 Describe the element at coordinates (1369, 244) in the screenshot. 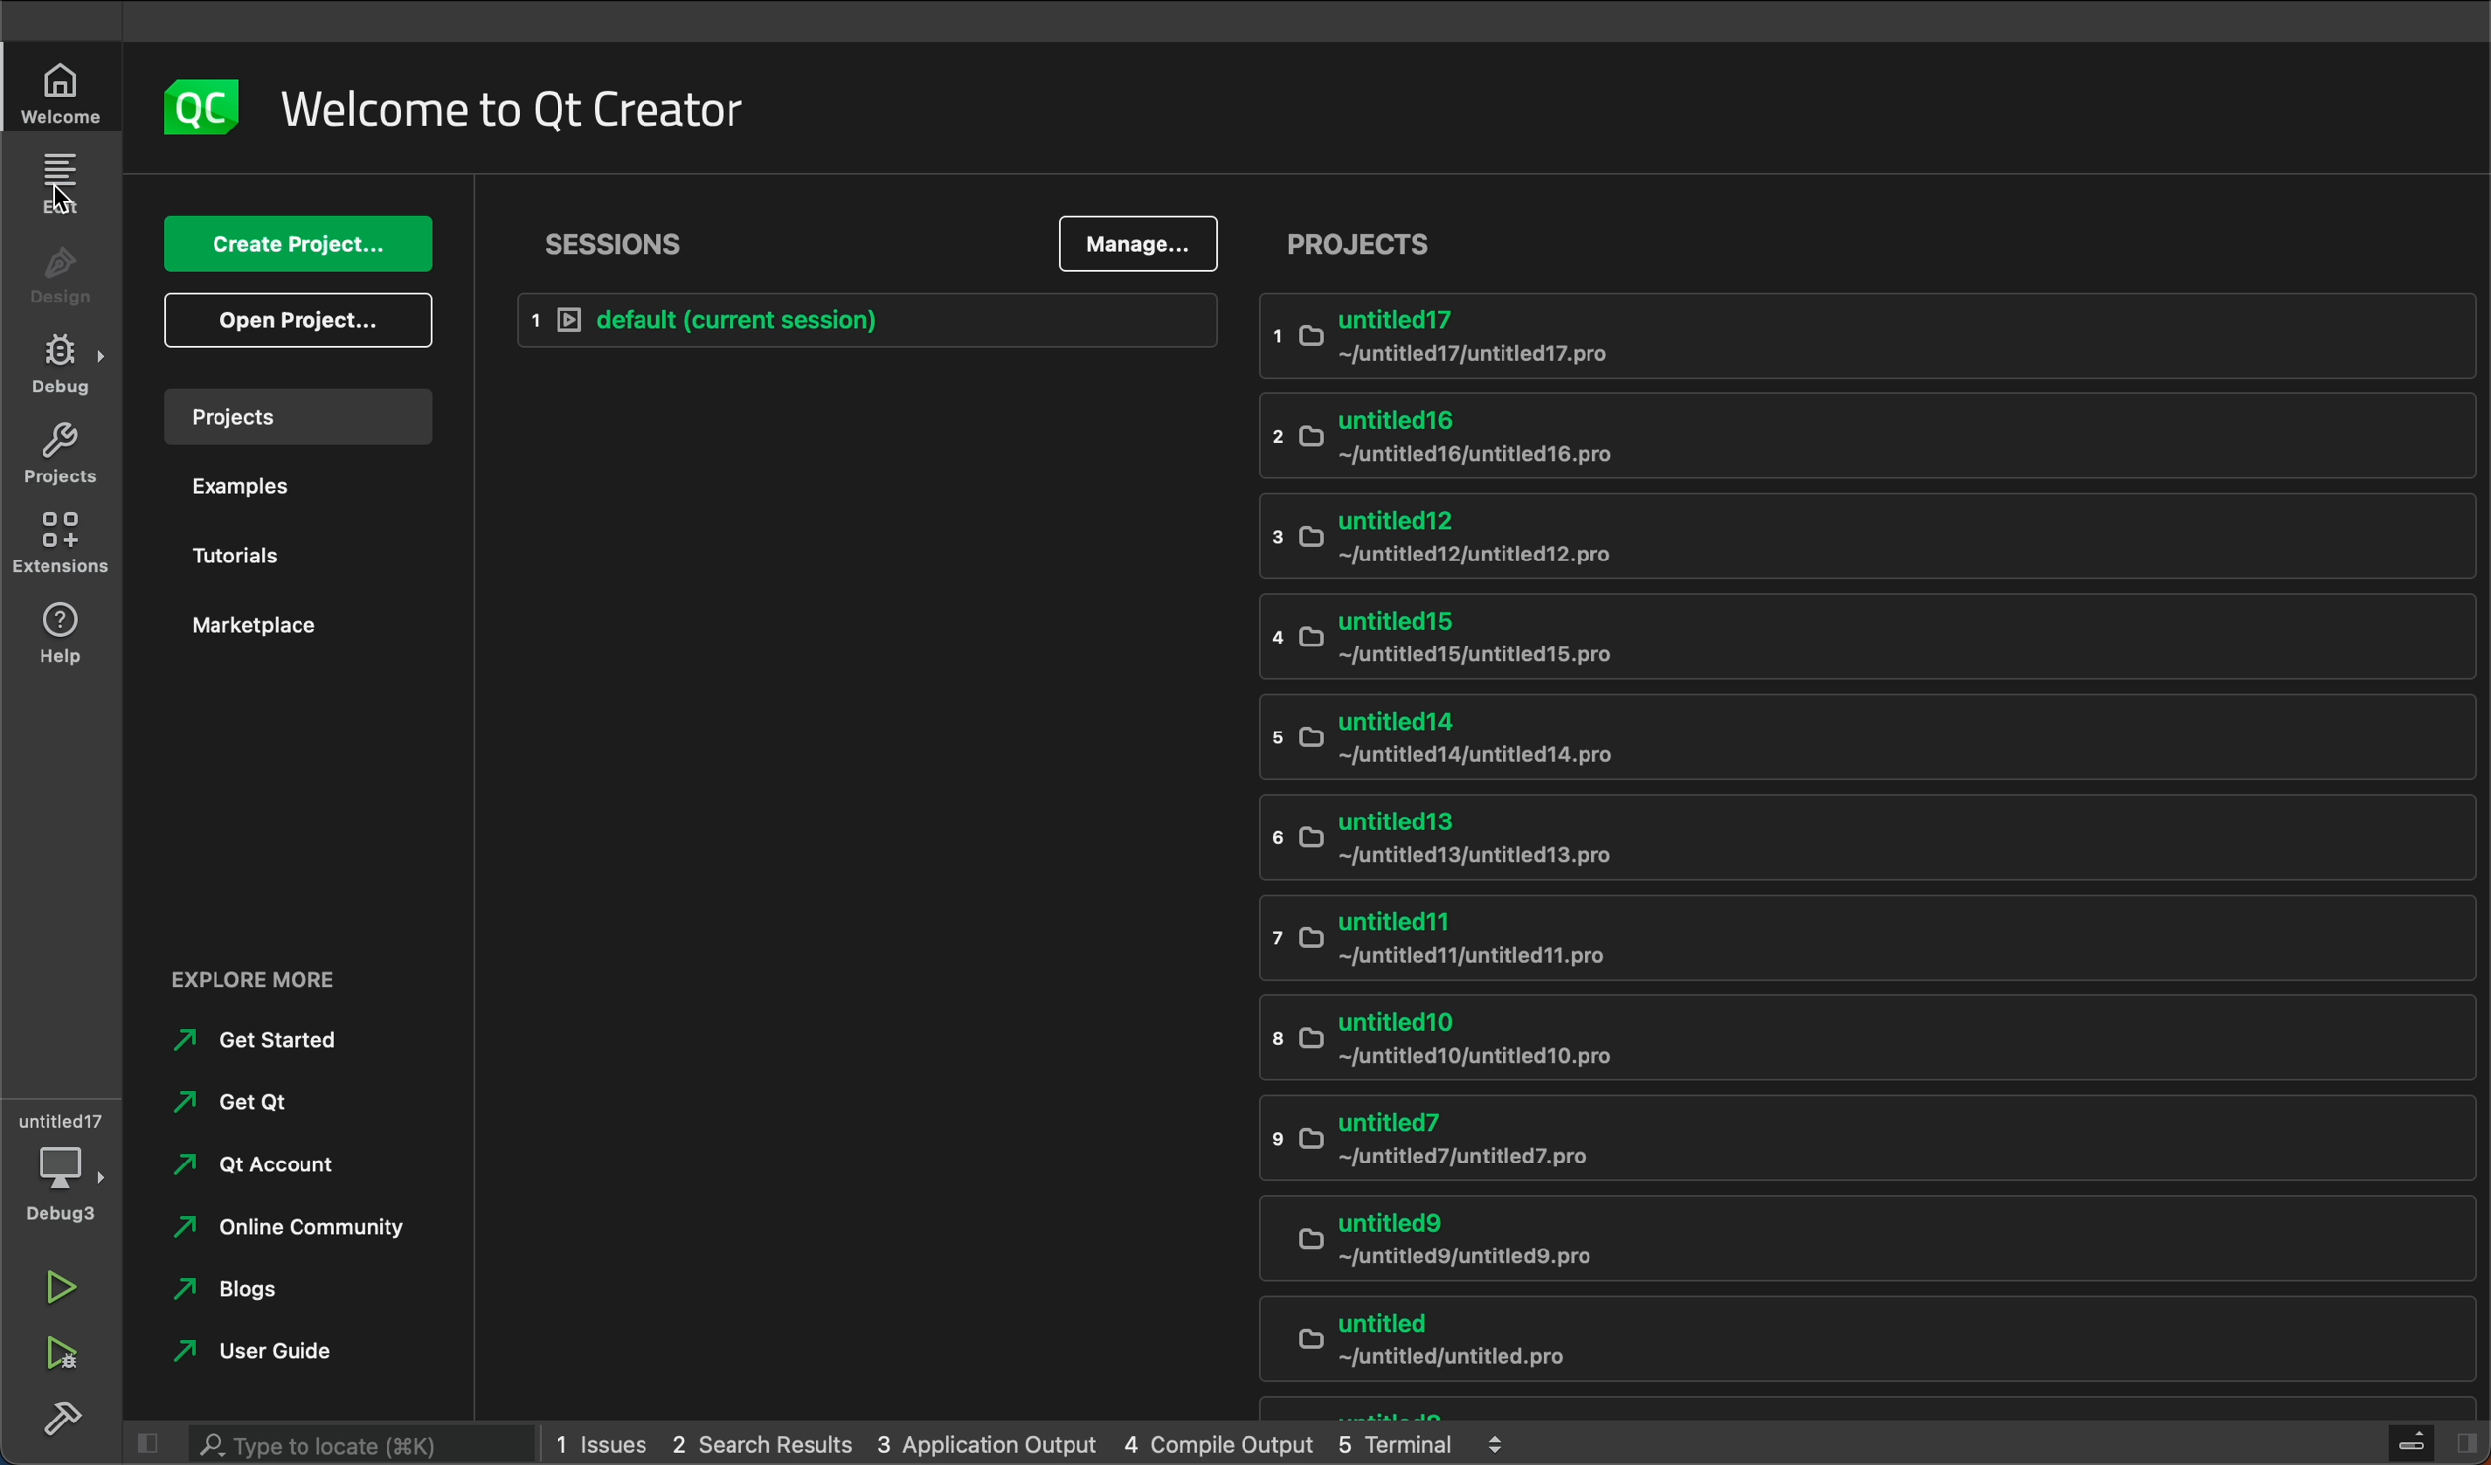

I see `projects` at that location.